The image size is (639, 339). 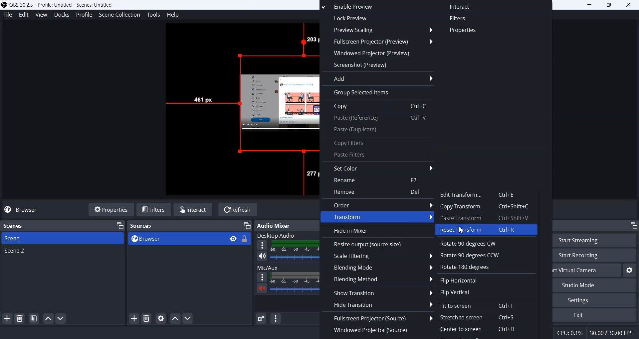 What do you see at coordinates (591, 284) in the screenshot?
I see `Studio Mode` at bounding box center [591, 284].